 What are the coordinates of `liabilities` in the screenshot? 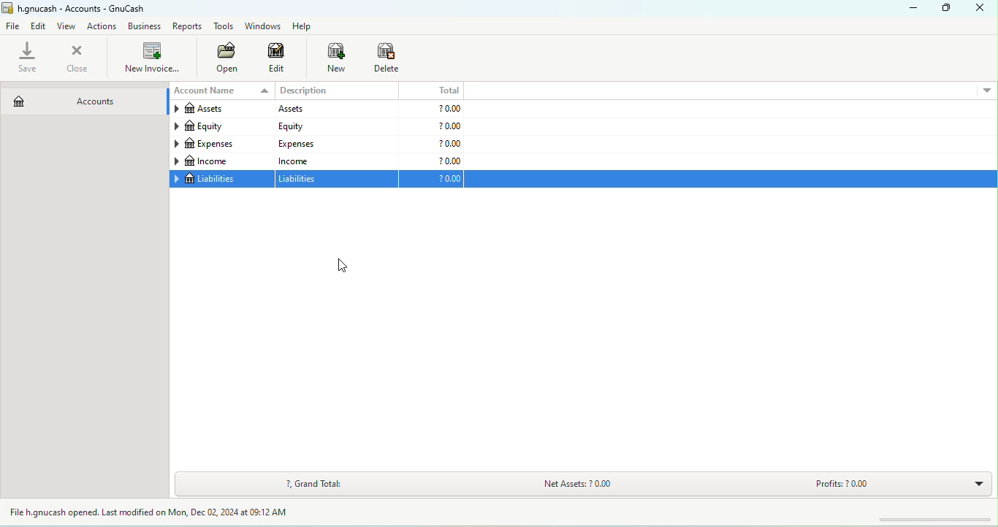 It's located at (221, 180).